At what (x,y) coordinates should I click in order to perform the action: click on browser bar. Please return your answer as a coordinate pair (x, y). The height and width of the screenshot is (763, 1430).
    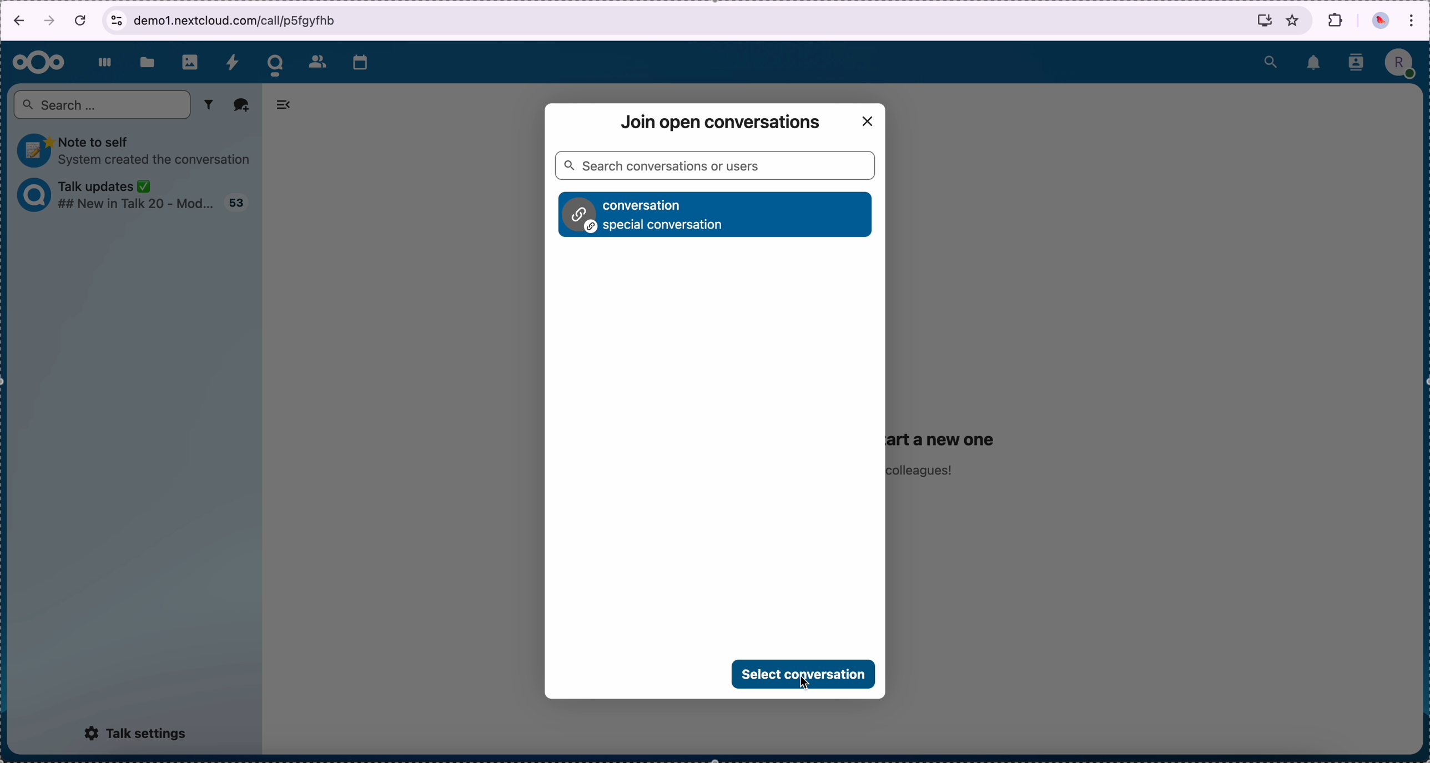
    Looking at the image, I should click on (711, 21).